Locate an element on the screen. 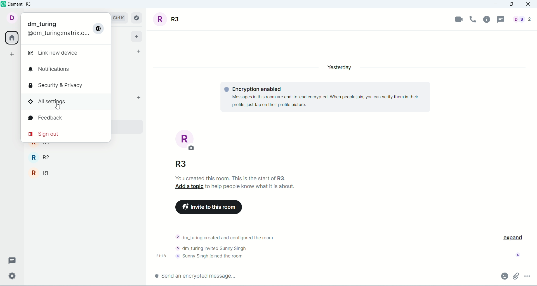 The width and height of the screenshot is (537, 286). feedback is located at coordinates (49, 119).